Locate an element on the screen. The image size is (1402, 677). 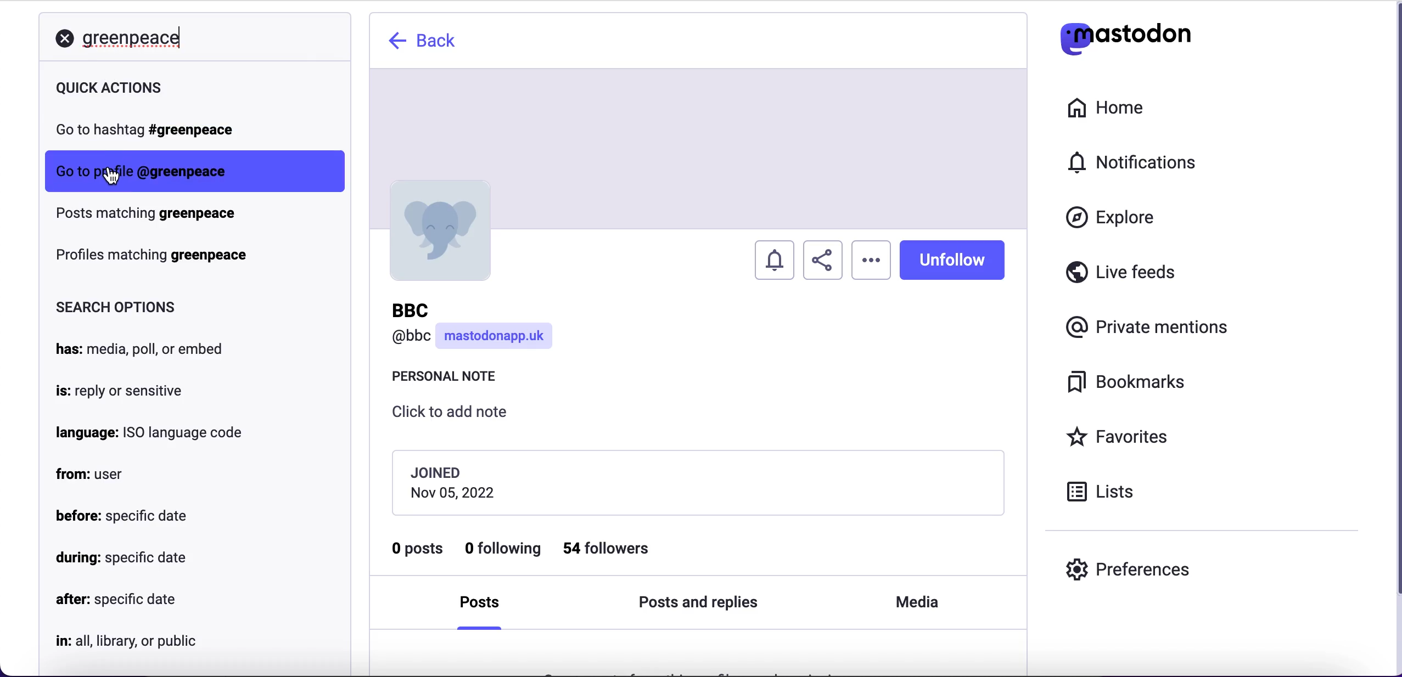
is: reply or sensitive is located at coordinates (116, 388).